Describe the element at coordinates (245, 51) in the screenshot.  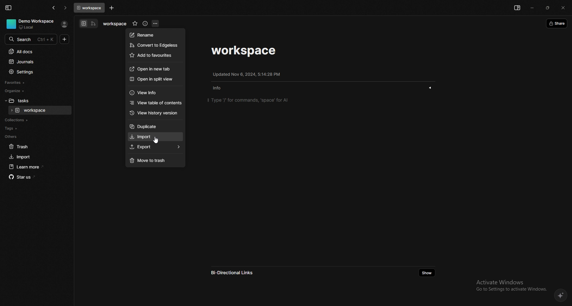
I see `task name` at that location.